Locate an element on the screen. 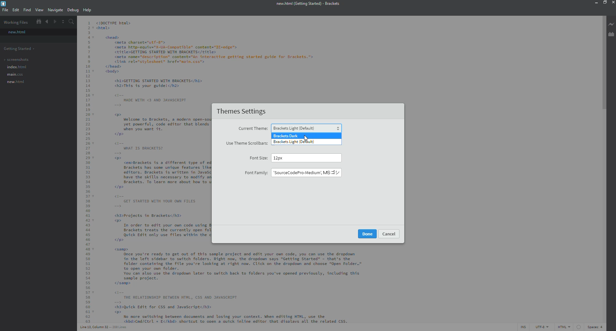 This screenshot has height=331, width=616. spaces is located at coordinates (594, 327).